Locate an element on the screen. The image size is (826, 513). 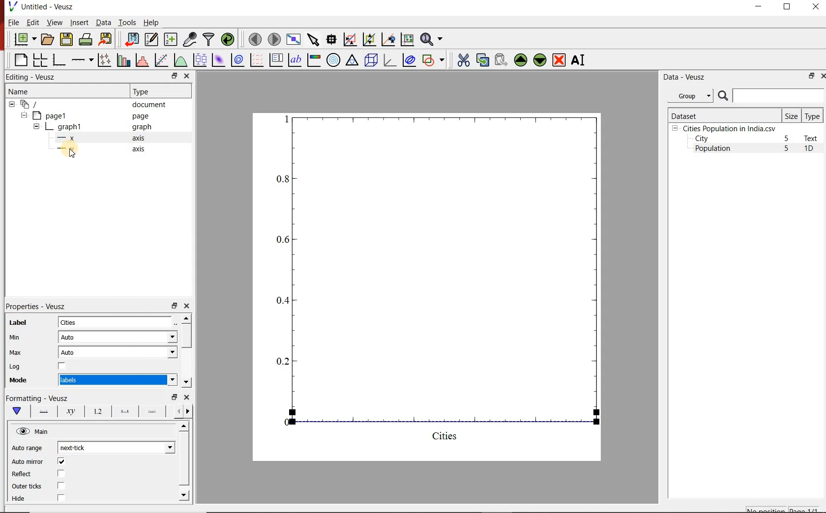
Log is located at coordinates (16, 367).